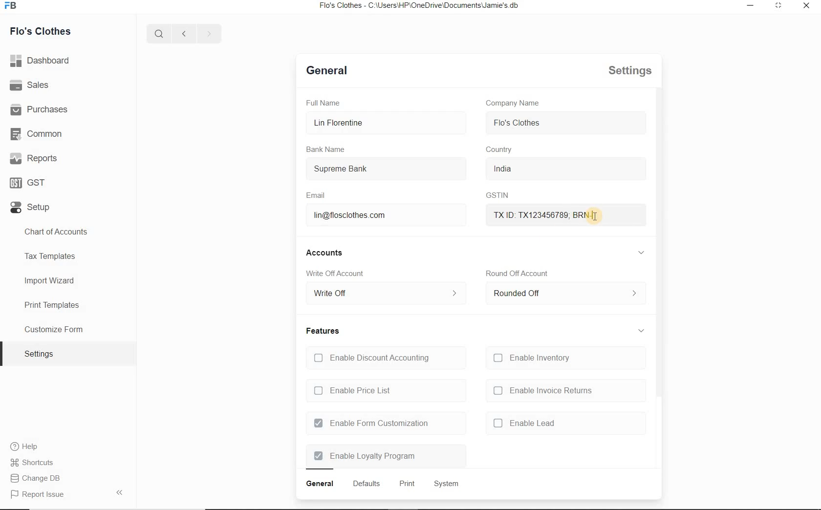 This screenshot has height=510, width=821. Describe the element at coordinates (55, 328) in the screenshot. I see `Customize Form` at that location.